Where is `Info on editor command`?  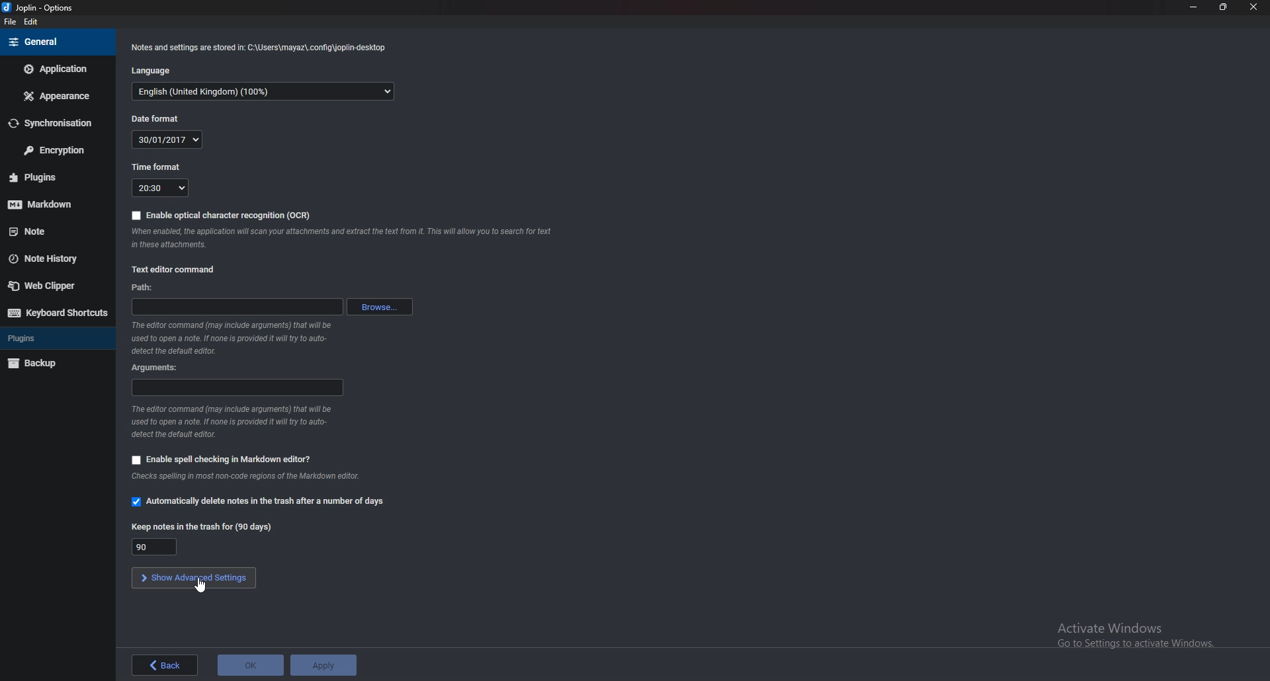 Info on editor command is located at coordinates (235, 337).